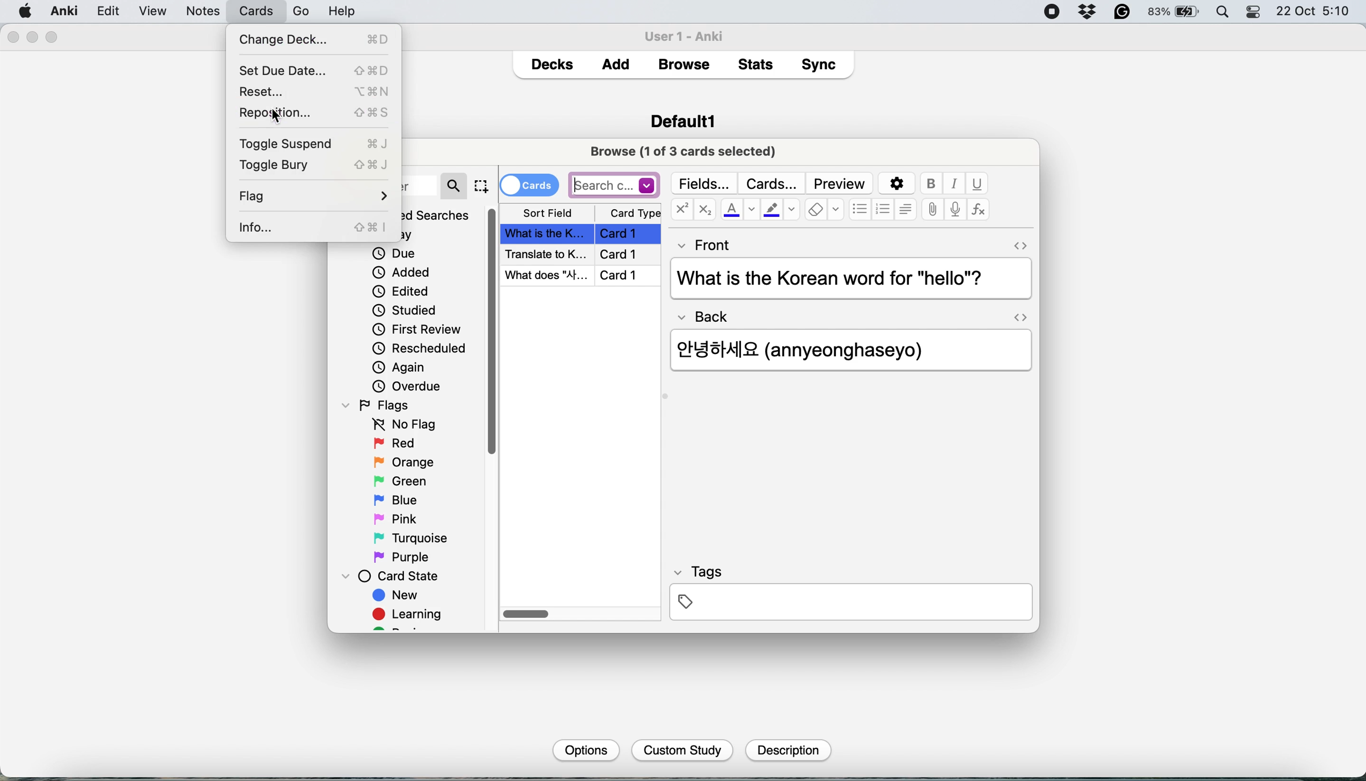 This screenshot has width=1366, height=781. Describe the element at coordinates (759, 64) in the screenshot. I see `stats` at that location.